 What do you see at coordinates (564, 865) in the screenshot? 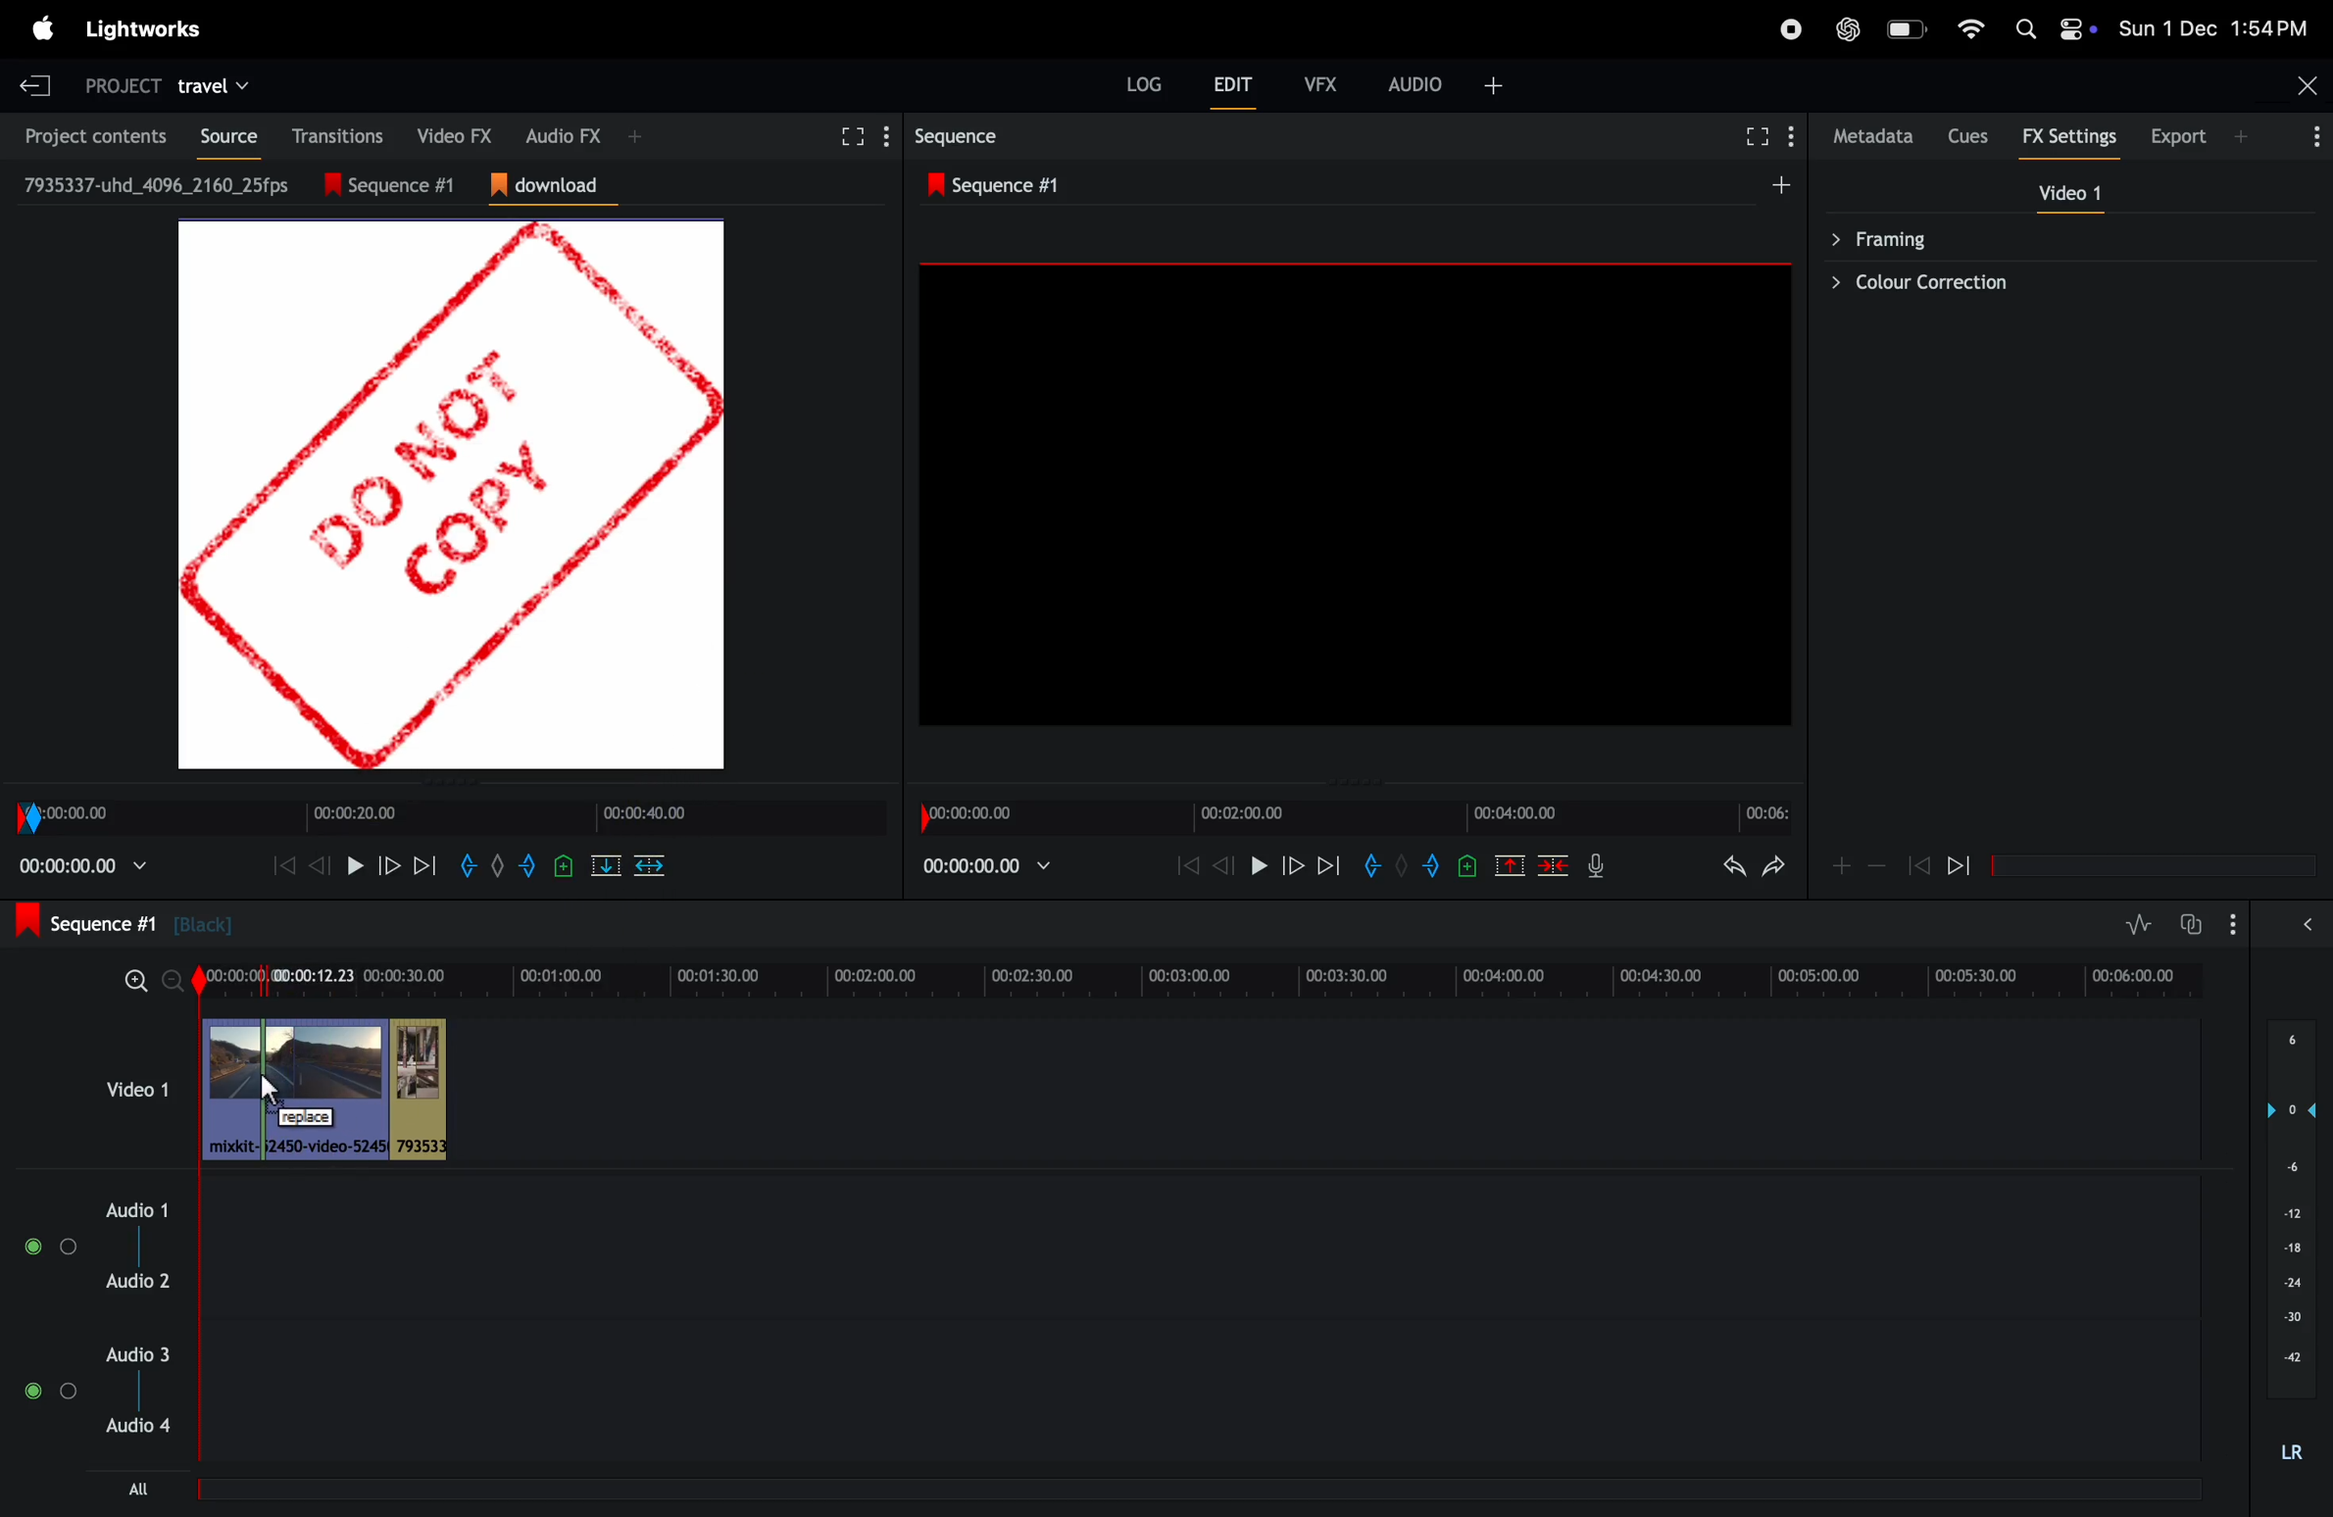
I see `add to current position` at bounding box center [564, 865].